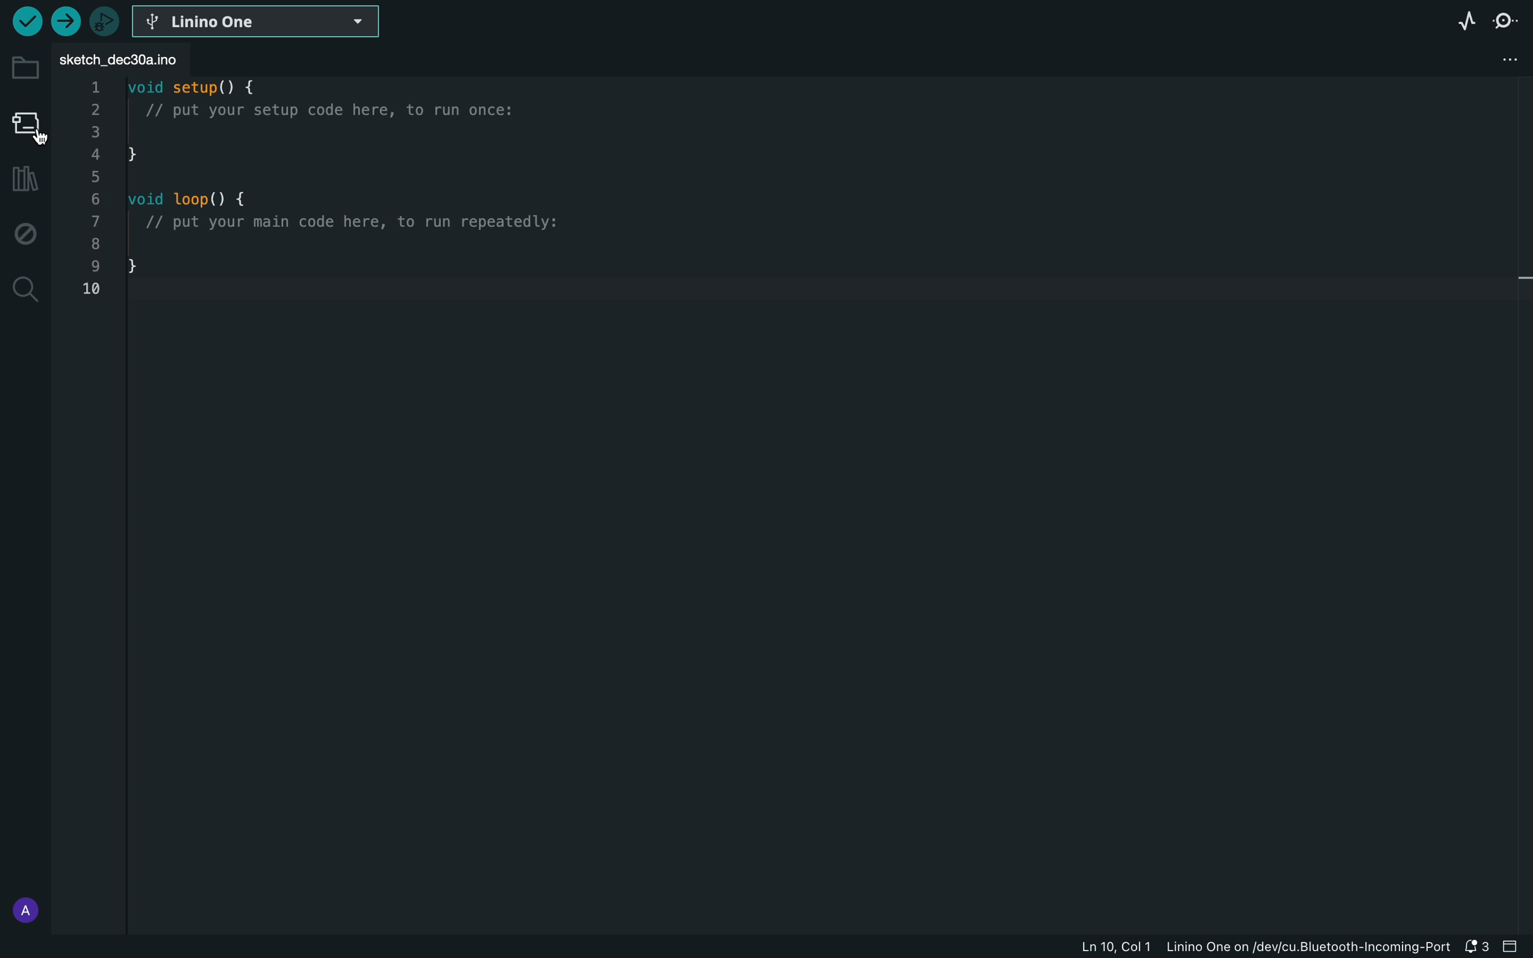 The height and width of the screenshot is (958, 1533). Describe the element at coordinates (22, 233) in the screenshot. I see `debug` at that location.